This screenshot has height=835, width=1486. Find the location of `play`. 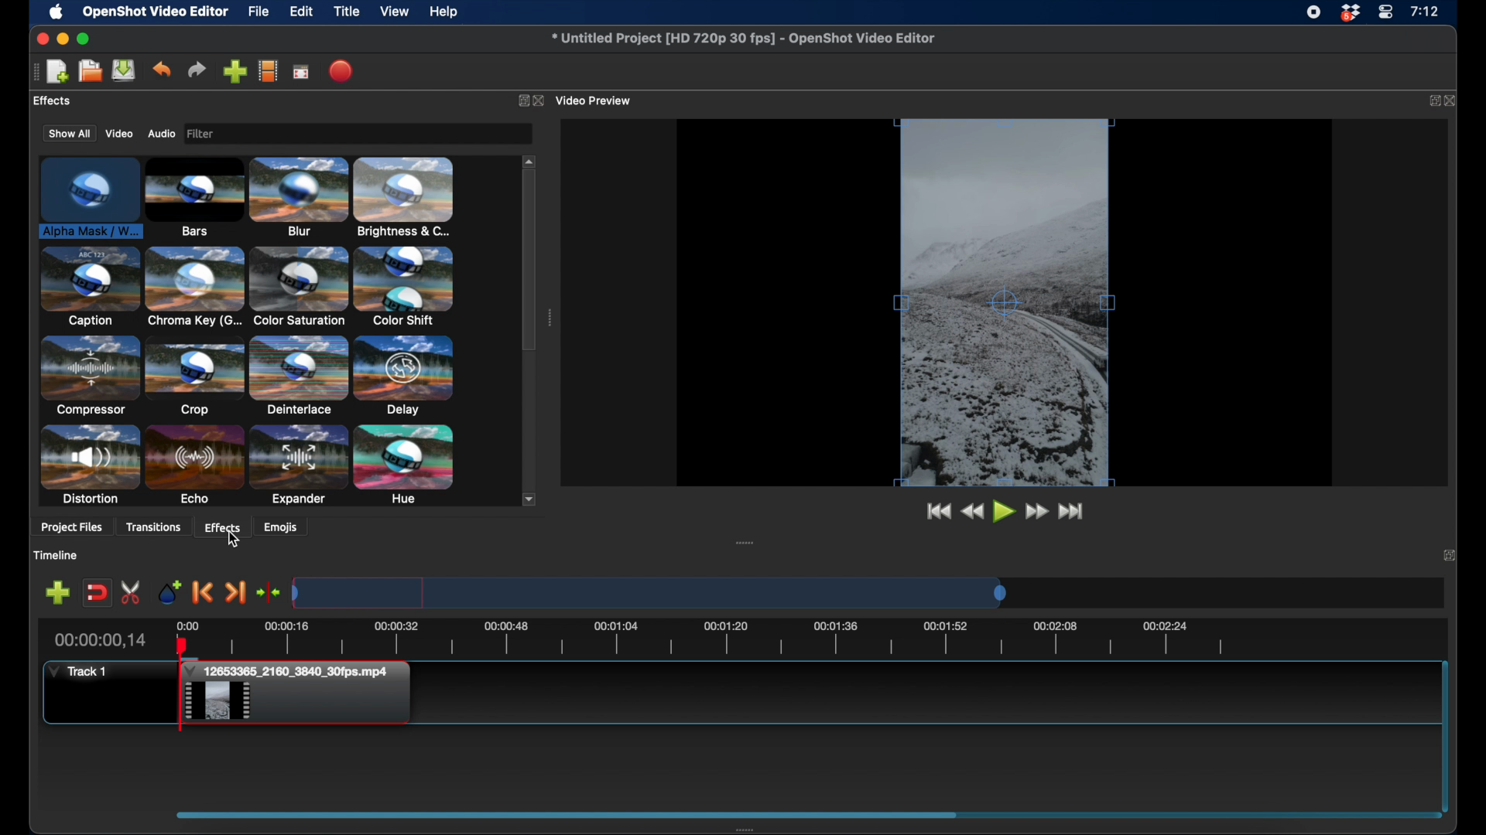

play is located at coordinates (1005, 513).